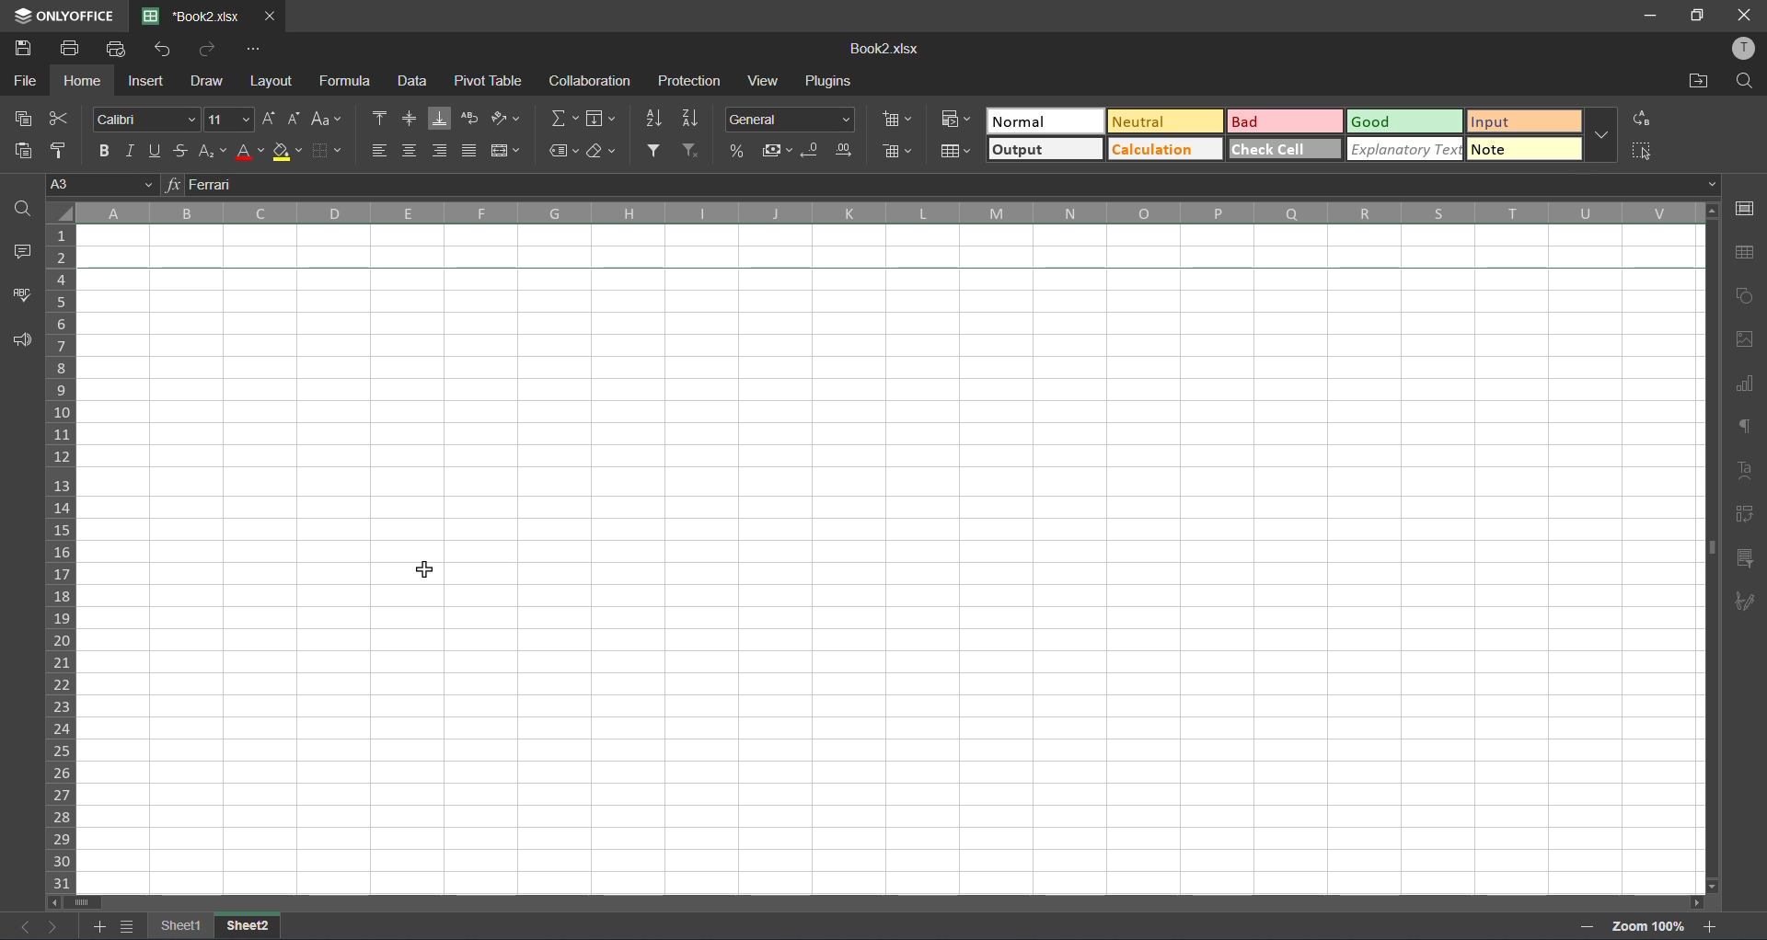 Image resolution: width=1767 pixels, height=940 pixels. What do you see at coordinates (1645, 120) in the screenshot?
I see `replace` at bounding box center [1645, 120].